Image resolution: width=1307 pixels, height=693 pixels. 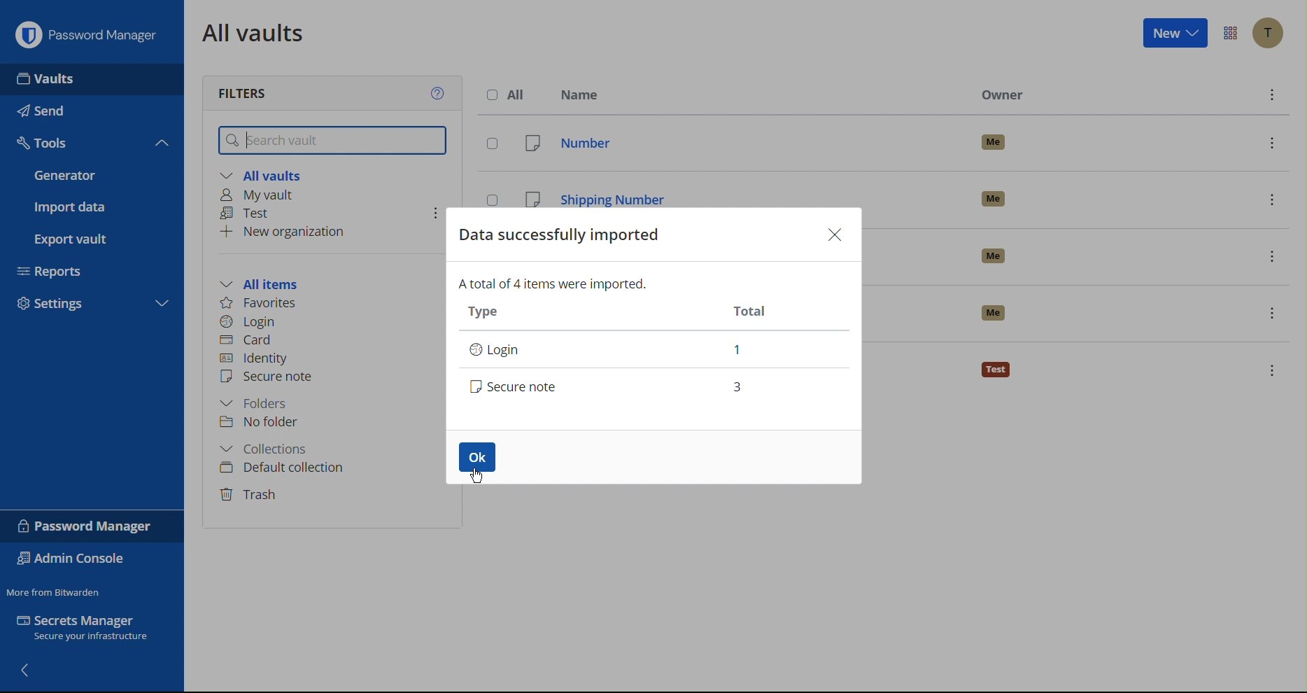 I want to click on Type , so click(x=483, y=313).